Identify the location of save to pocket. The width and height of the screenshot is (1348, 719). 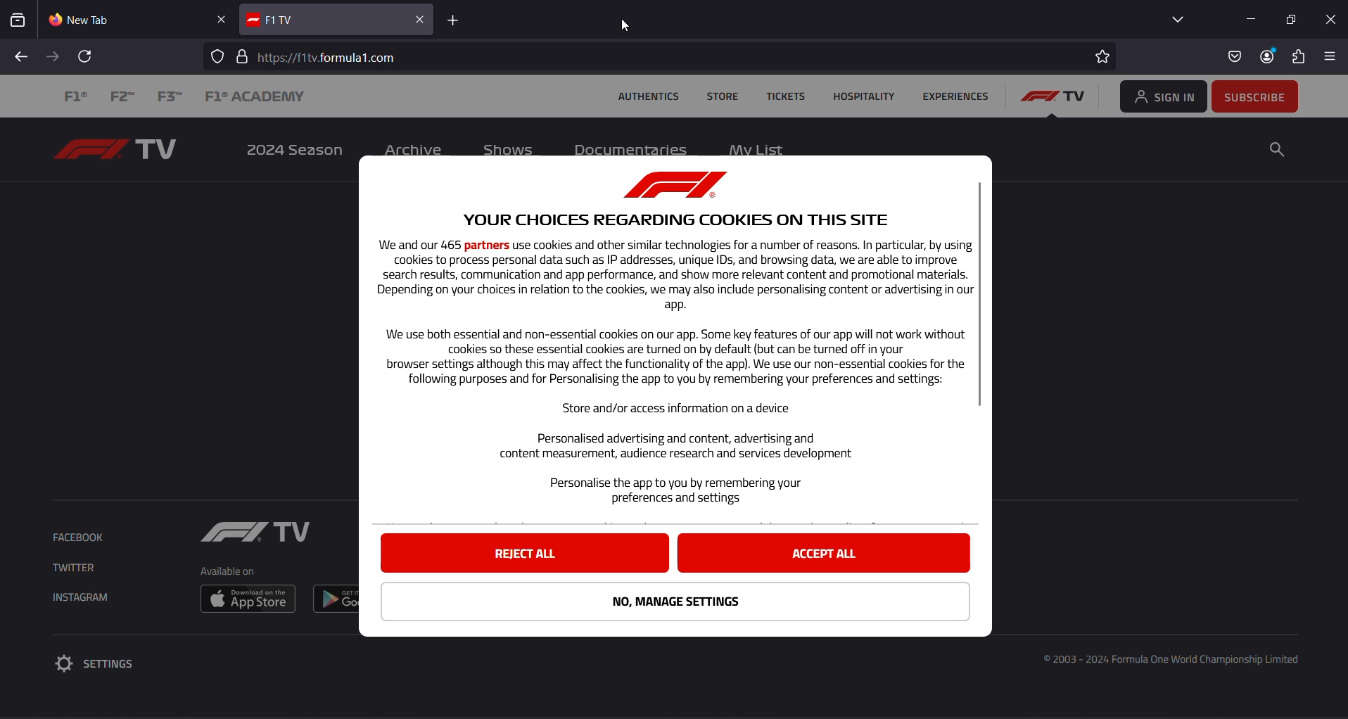
(1233, 58).